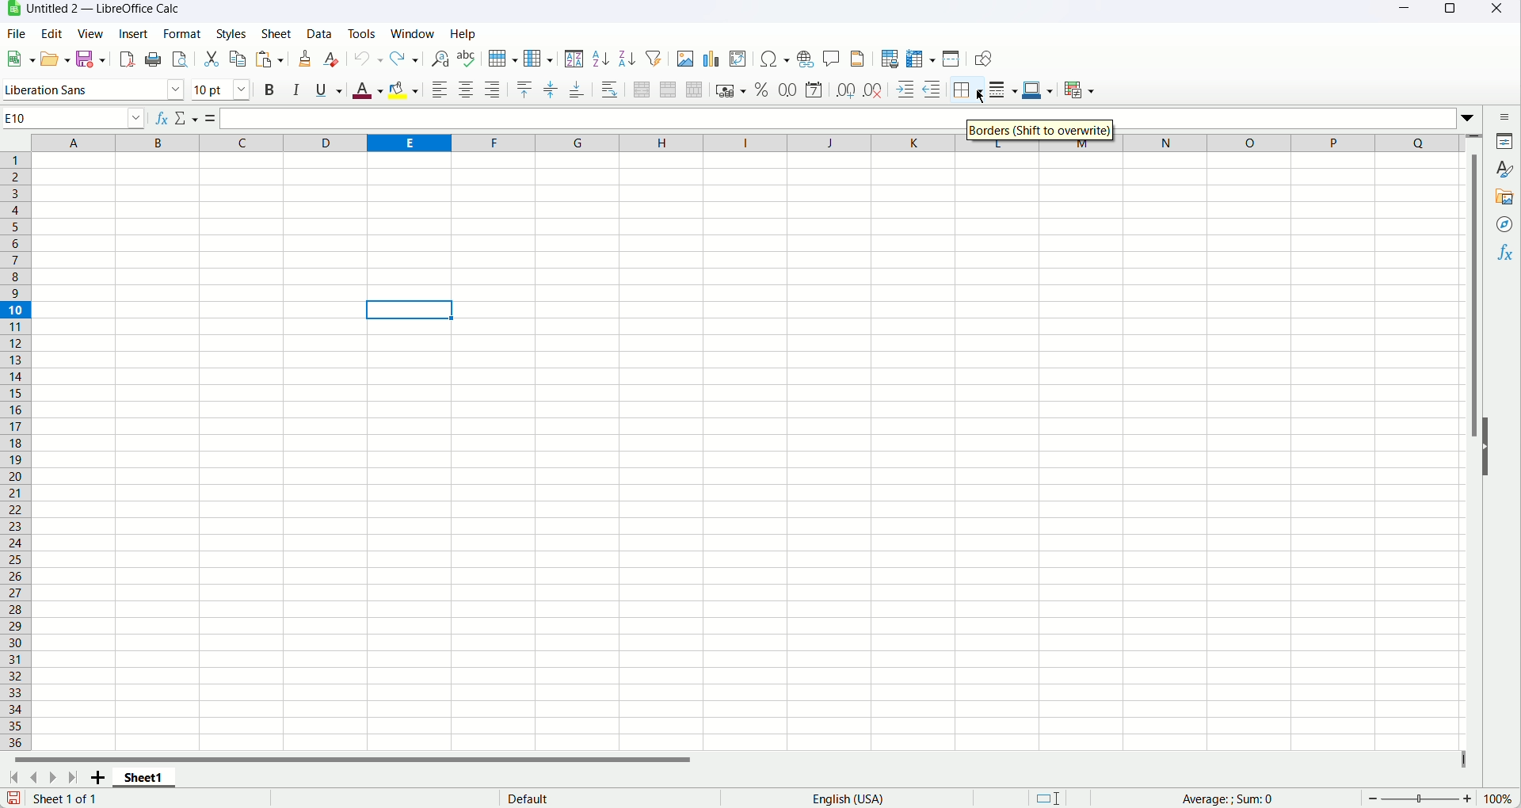  I want to click on Styles, so click(1506, 169).